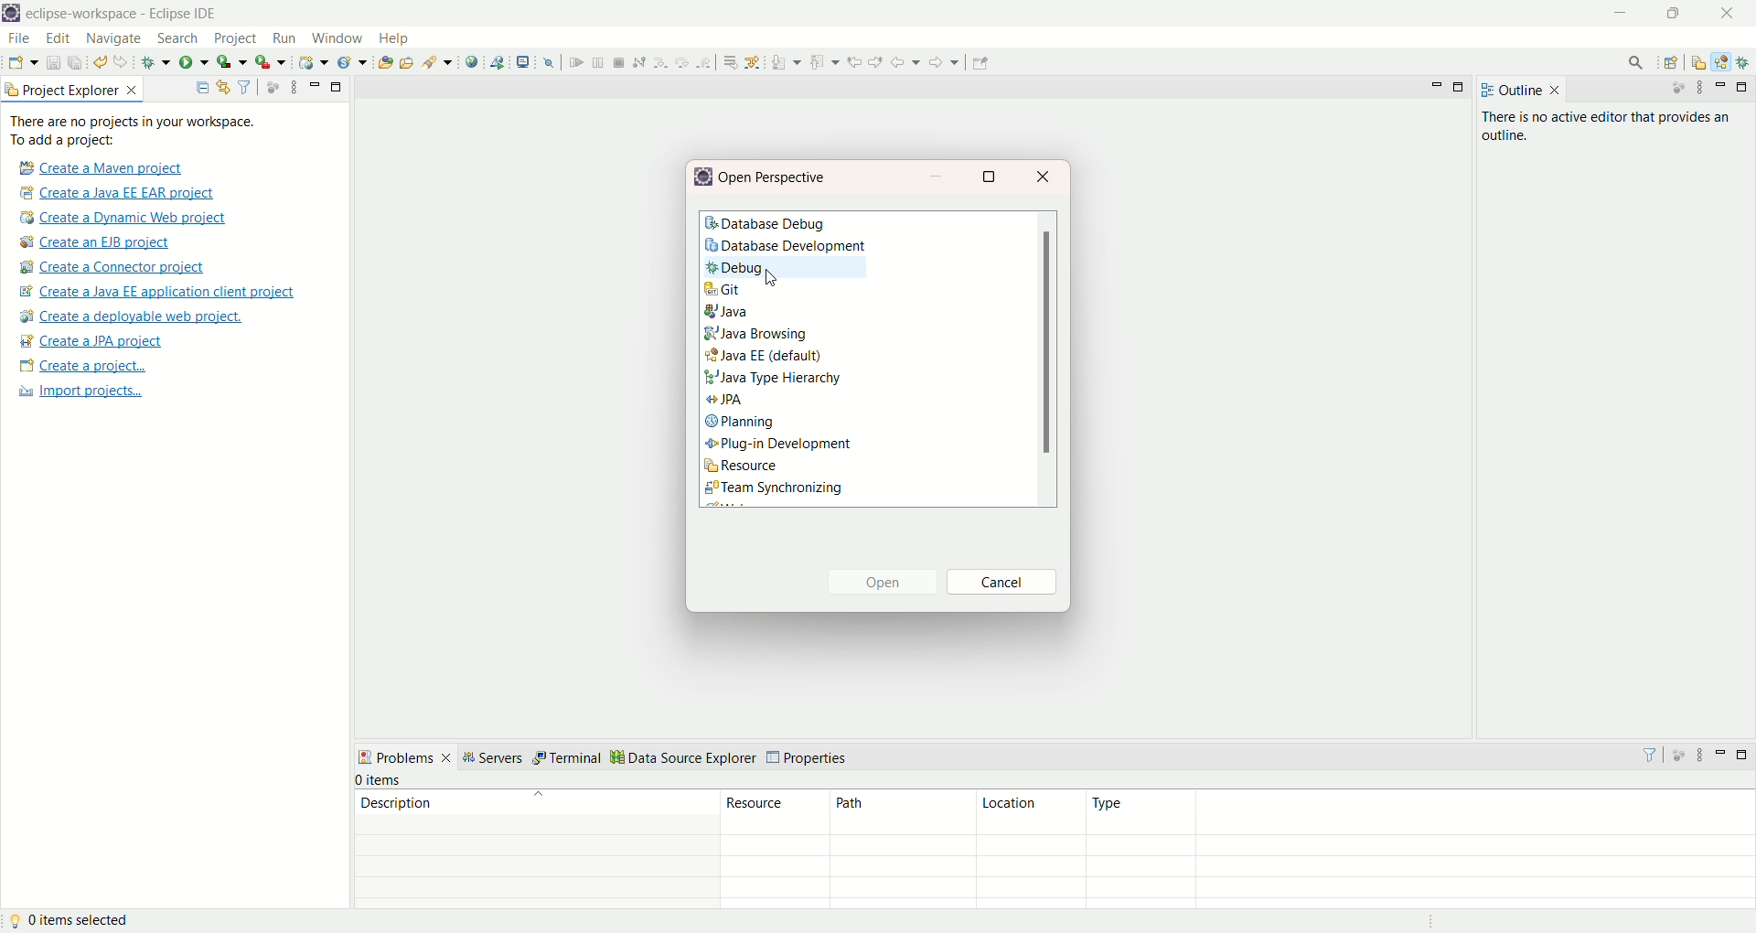  Describe the element at coordinates (156, 62) in the screenshot. I see `debug` at that location.